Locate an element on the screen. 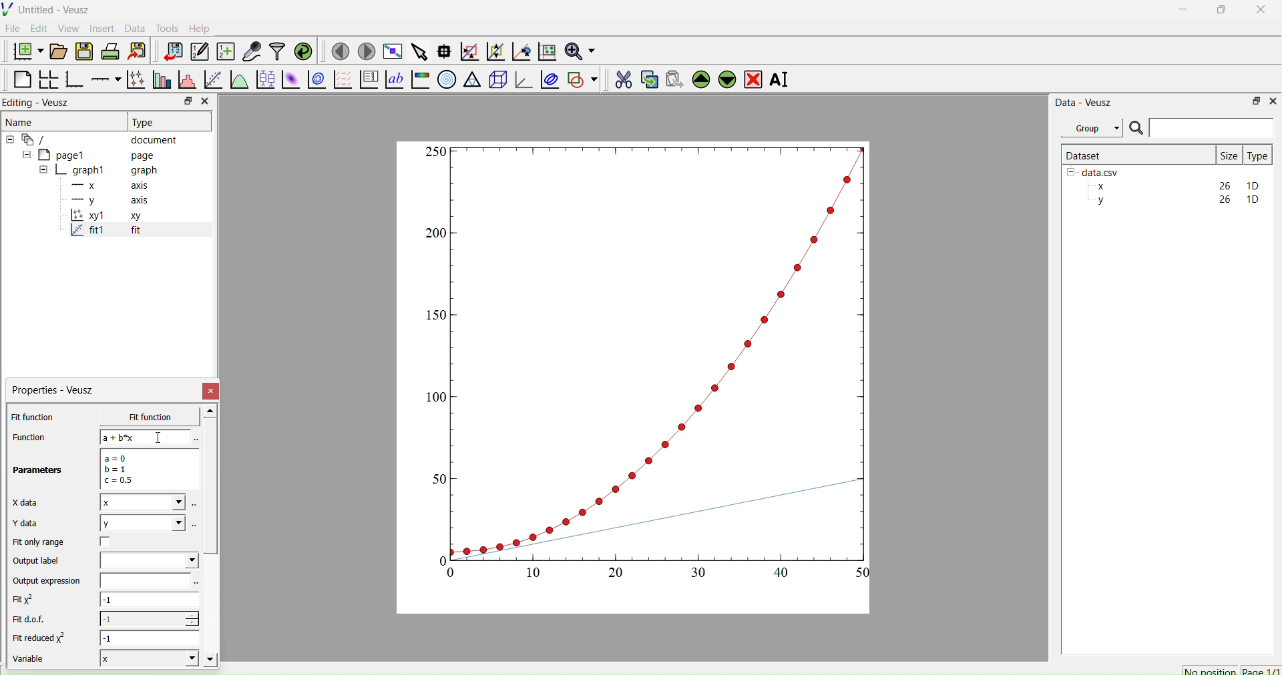 The height and width of the screenshot is (675, 1282). Plot points with lines and errorbars is located at coordinates (134, 79).